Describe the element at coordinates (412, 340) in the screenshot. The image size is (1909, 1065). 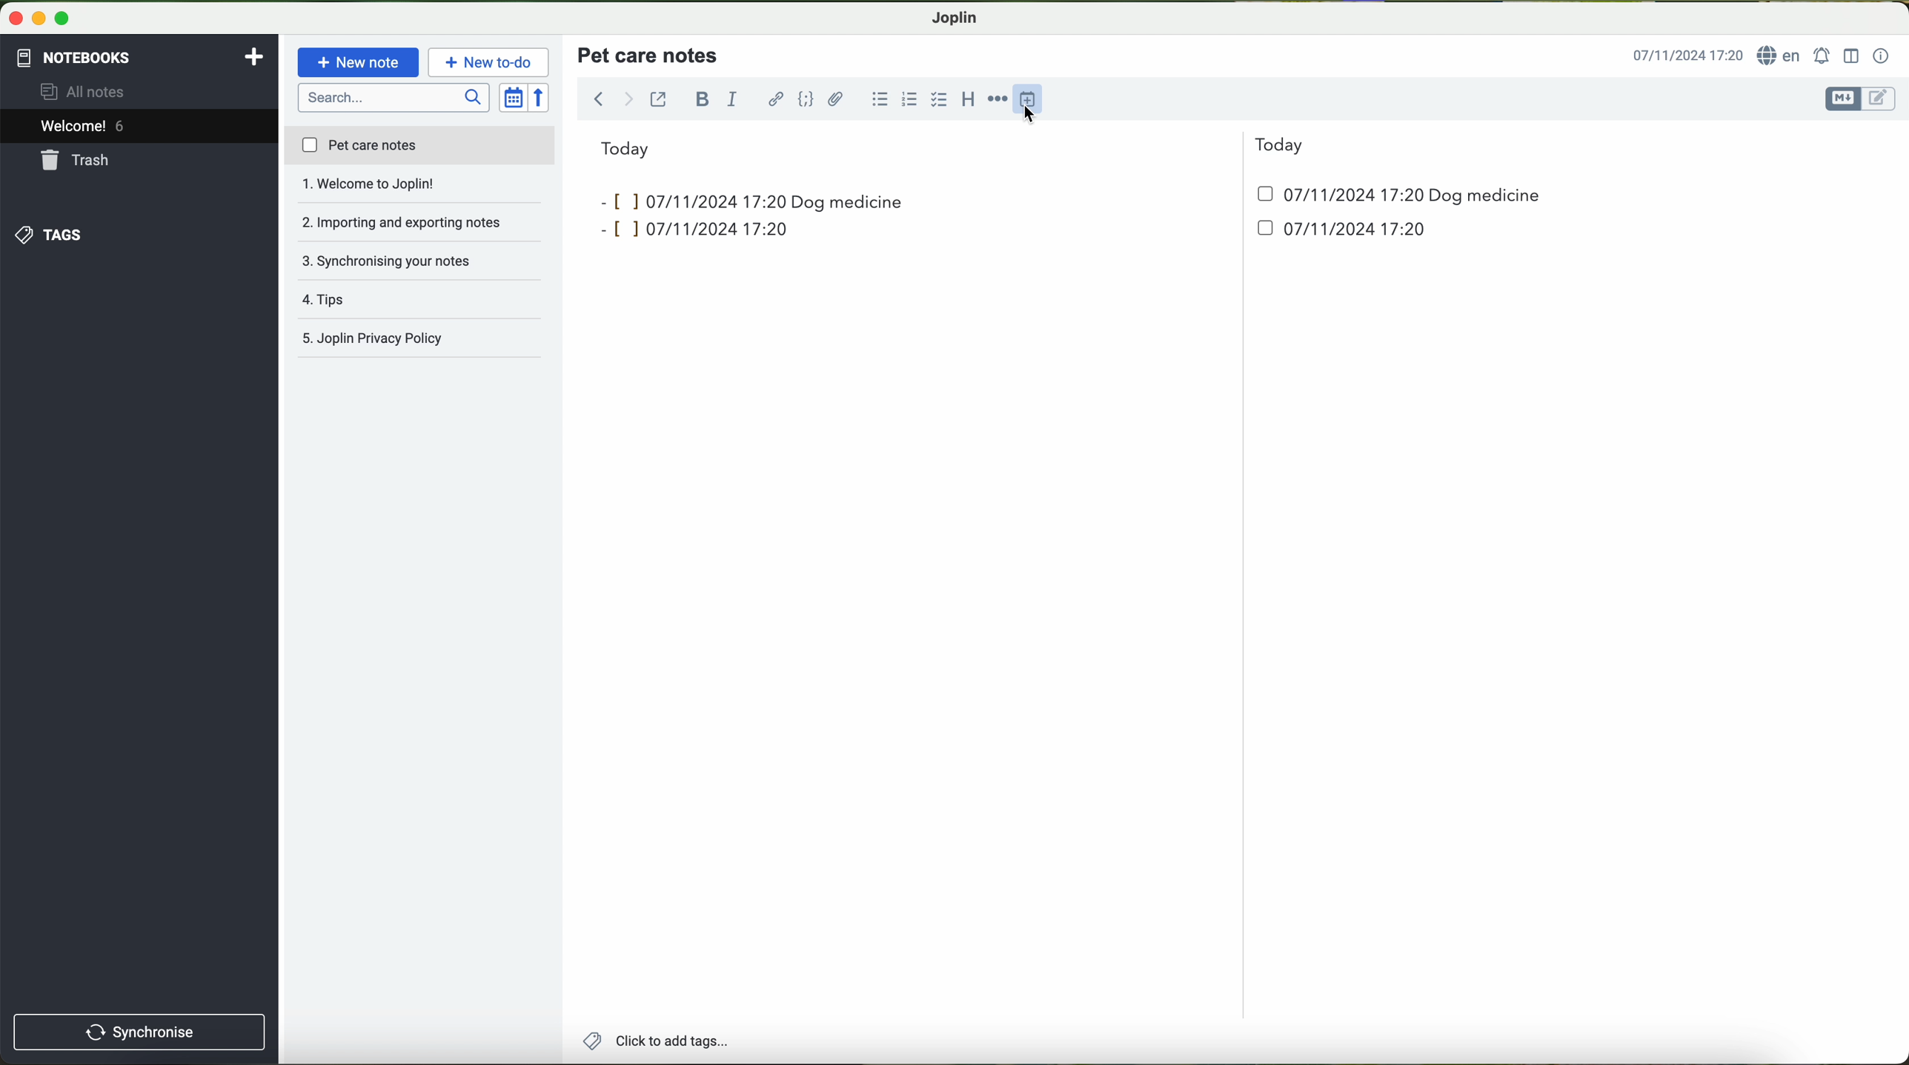
I see `joplin privacy policy` at that location.